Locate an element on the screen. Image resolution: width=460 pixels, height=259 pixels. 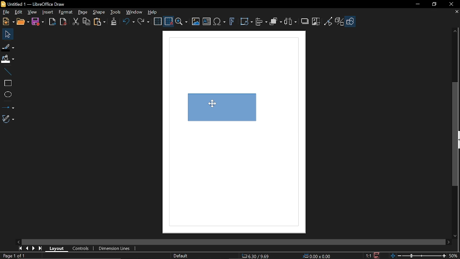
Format is located at coordinates (65, 12).